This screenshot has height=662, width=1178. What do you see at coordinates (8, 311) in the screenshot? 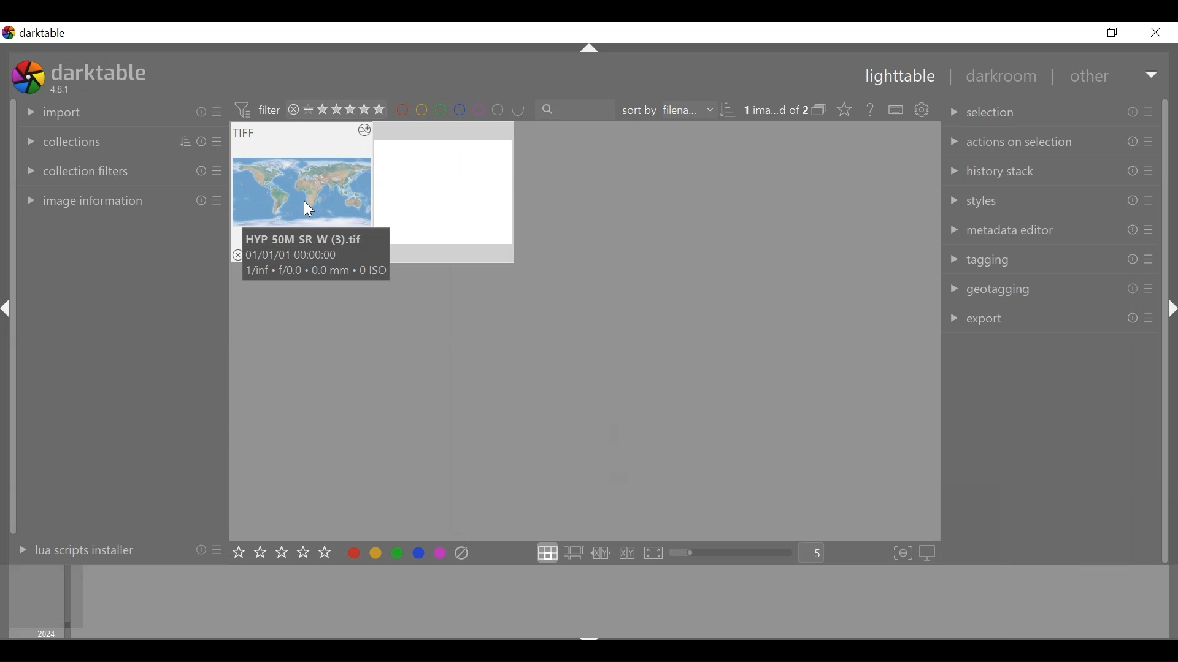
I see `hide` at bounding box center [8, 311].